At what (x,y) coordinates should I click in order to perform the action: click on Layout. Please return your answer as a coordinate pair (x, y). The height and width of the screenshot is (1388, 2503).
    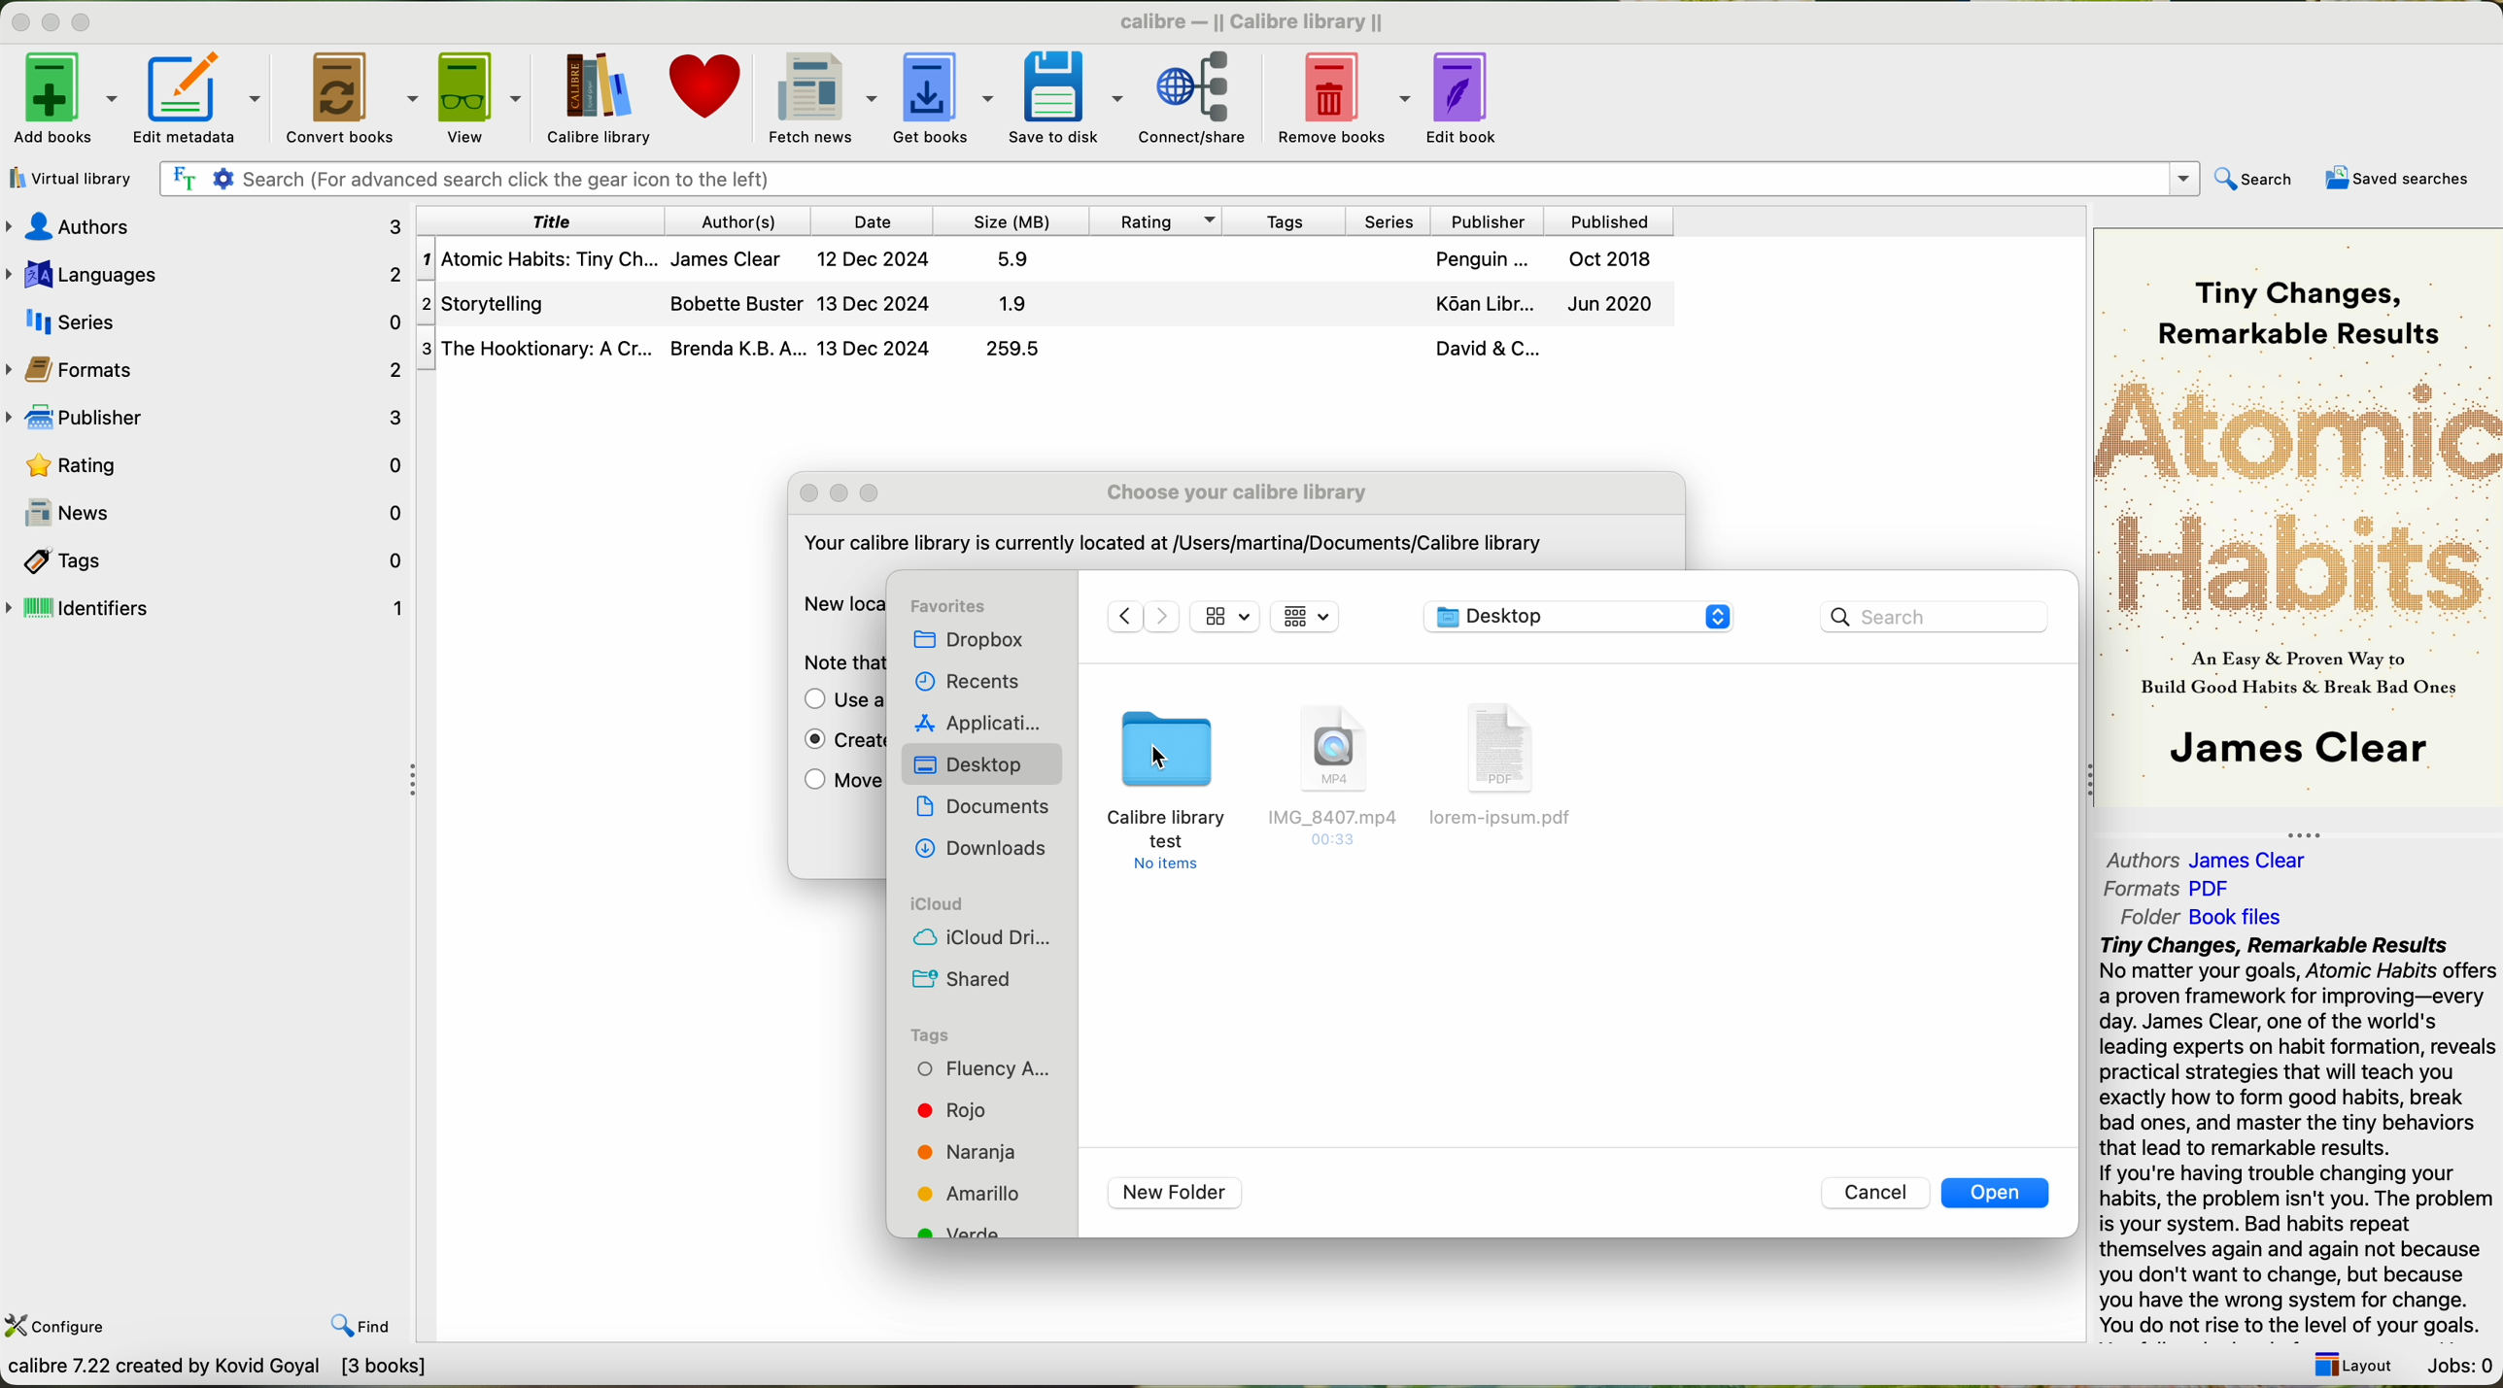
    Looking at the image, I should click on (2348, 1359).